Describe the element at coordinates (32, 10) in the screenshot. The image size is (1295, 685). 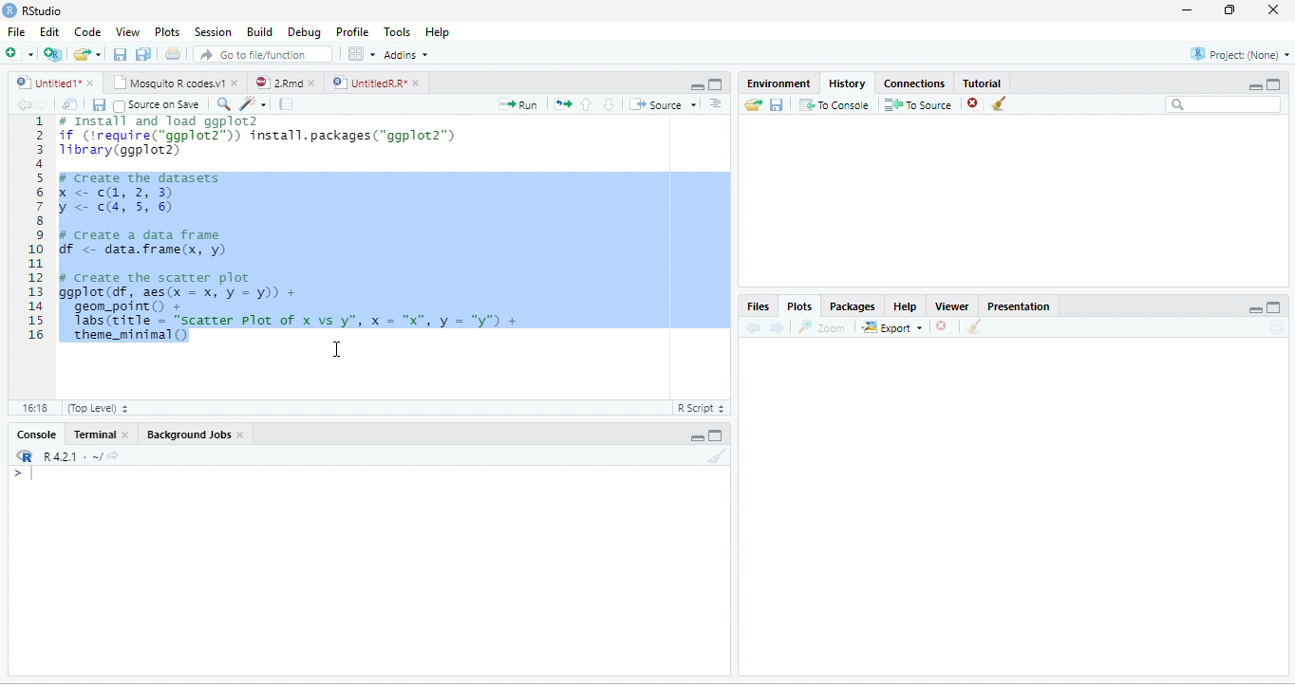
I see `RStudio` at that location.